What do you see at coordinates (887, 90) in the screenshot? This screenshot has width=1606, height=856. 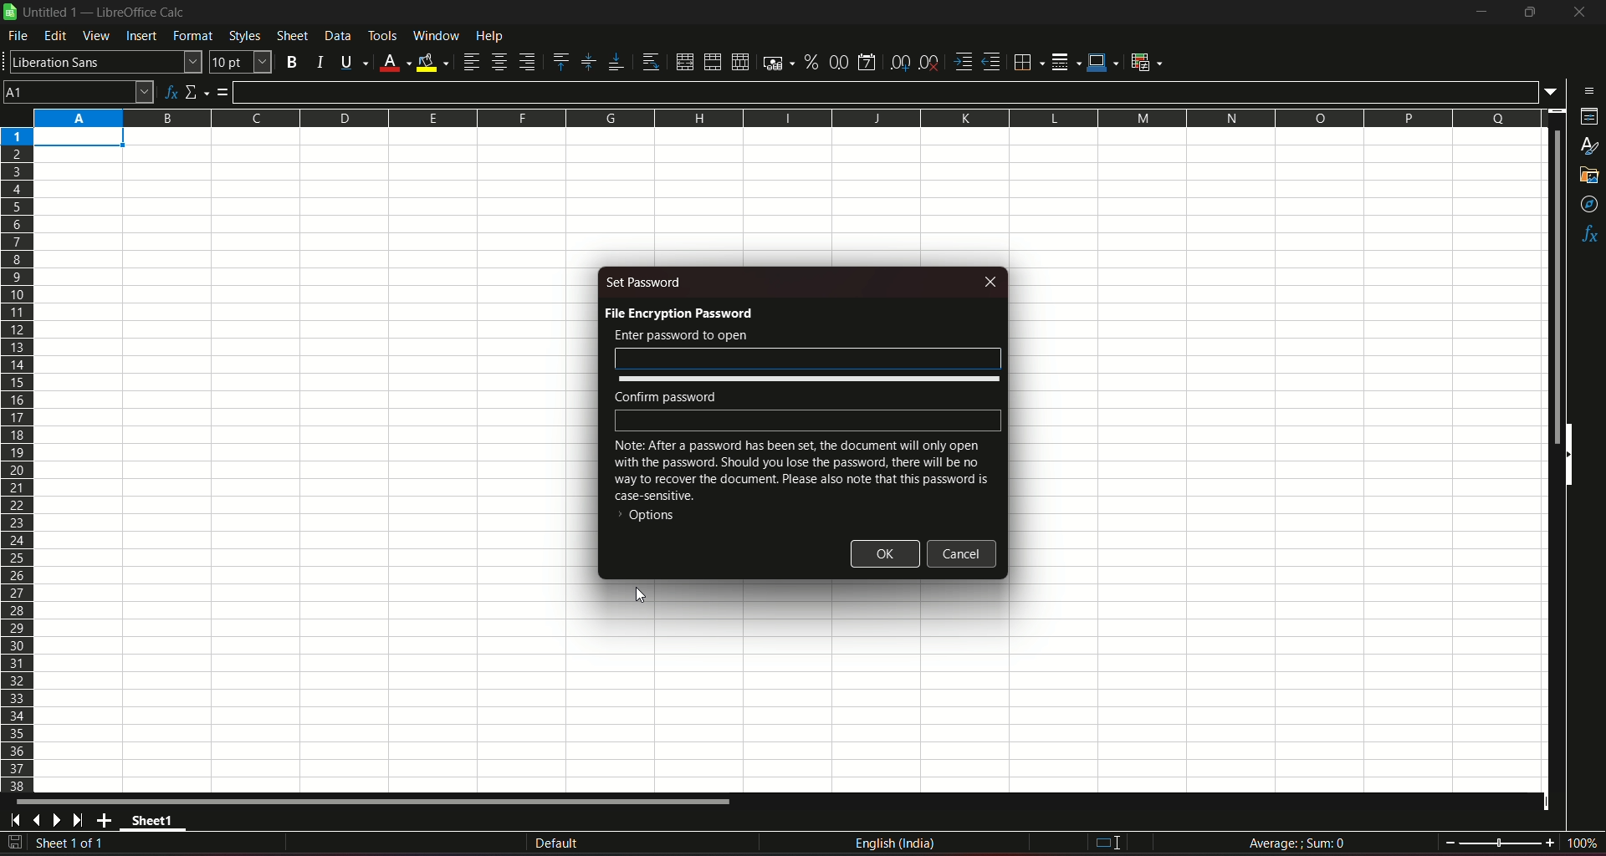 I see `input line` at bounding box center [887, 90].